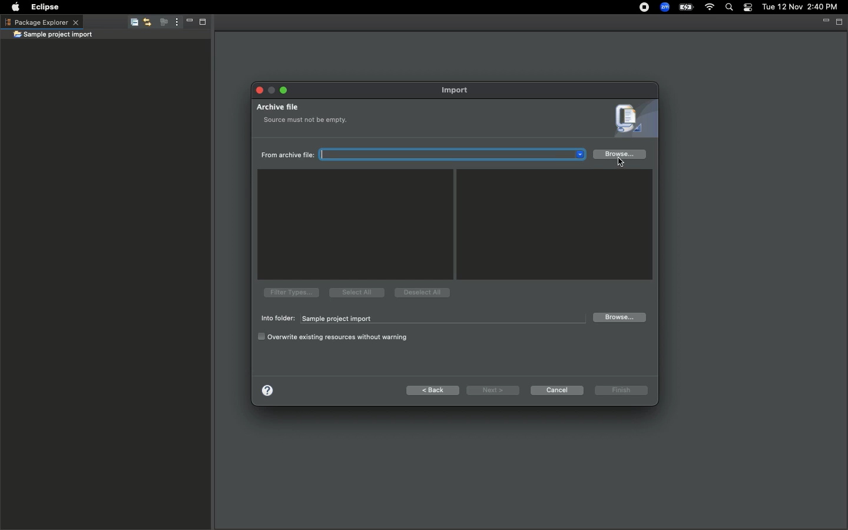 The height and width of the screenshot is (530, 848). What do you see at coordinates (556, 390) in the screenshot?
I see `Cancel` at bounding box center [556, 390].